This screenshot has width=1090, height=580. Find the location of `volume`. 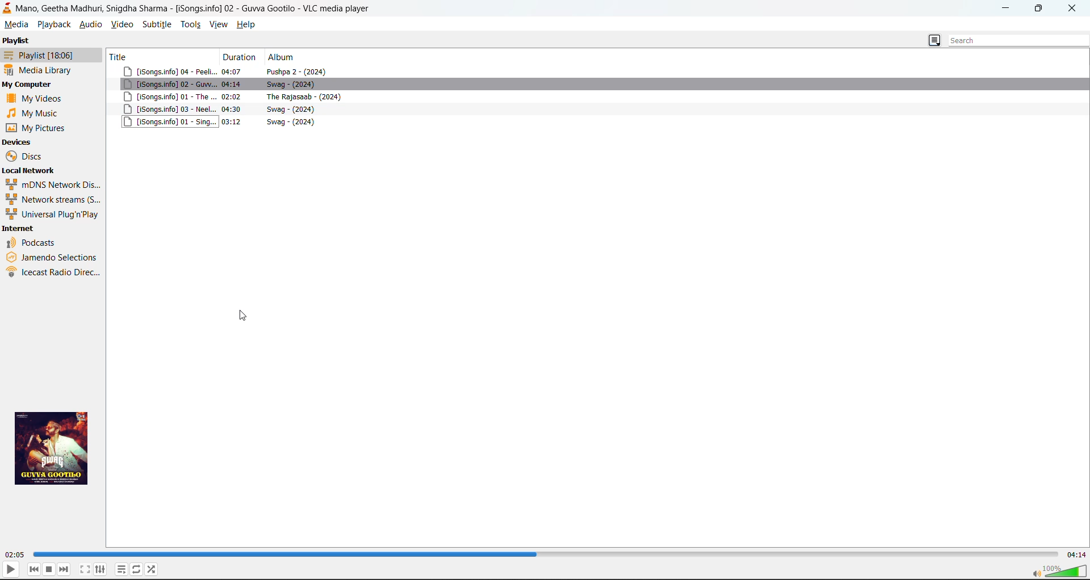

volume is located at coordinates (1058, 570).